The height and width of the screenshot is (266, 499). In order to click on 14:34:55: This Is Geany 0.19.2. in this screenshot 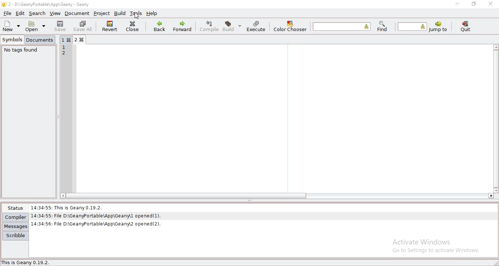, I will do `click(69, 206)`.